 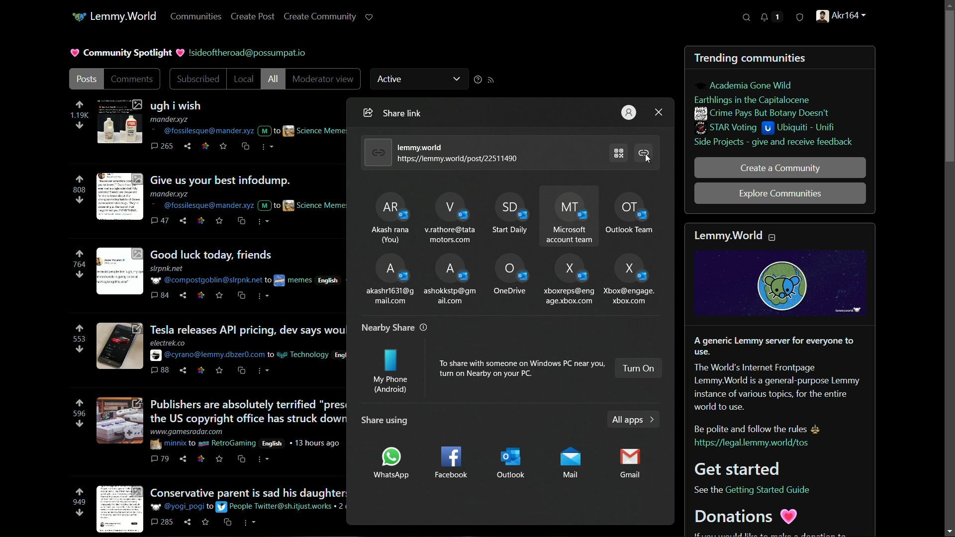 What do you see at coordinates (182, 295) in the screenshot?
I see `share` at bounding box center [182, 295].